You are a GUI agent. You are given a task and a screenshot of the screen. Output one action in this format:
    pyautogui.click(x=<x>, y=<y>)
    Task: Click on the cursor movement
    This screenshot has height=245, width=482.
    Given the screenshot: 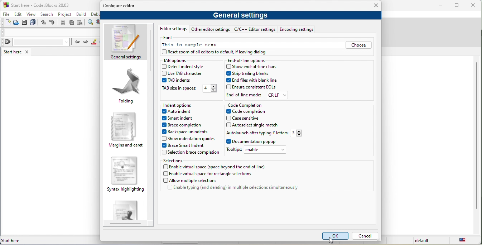 What is the action you would take?
    pyautogui.click(x=333, y=241)
    